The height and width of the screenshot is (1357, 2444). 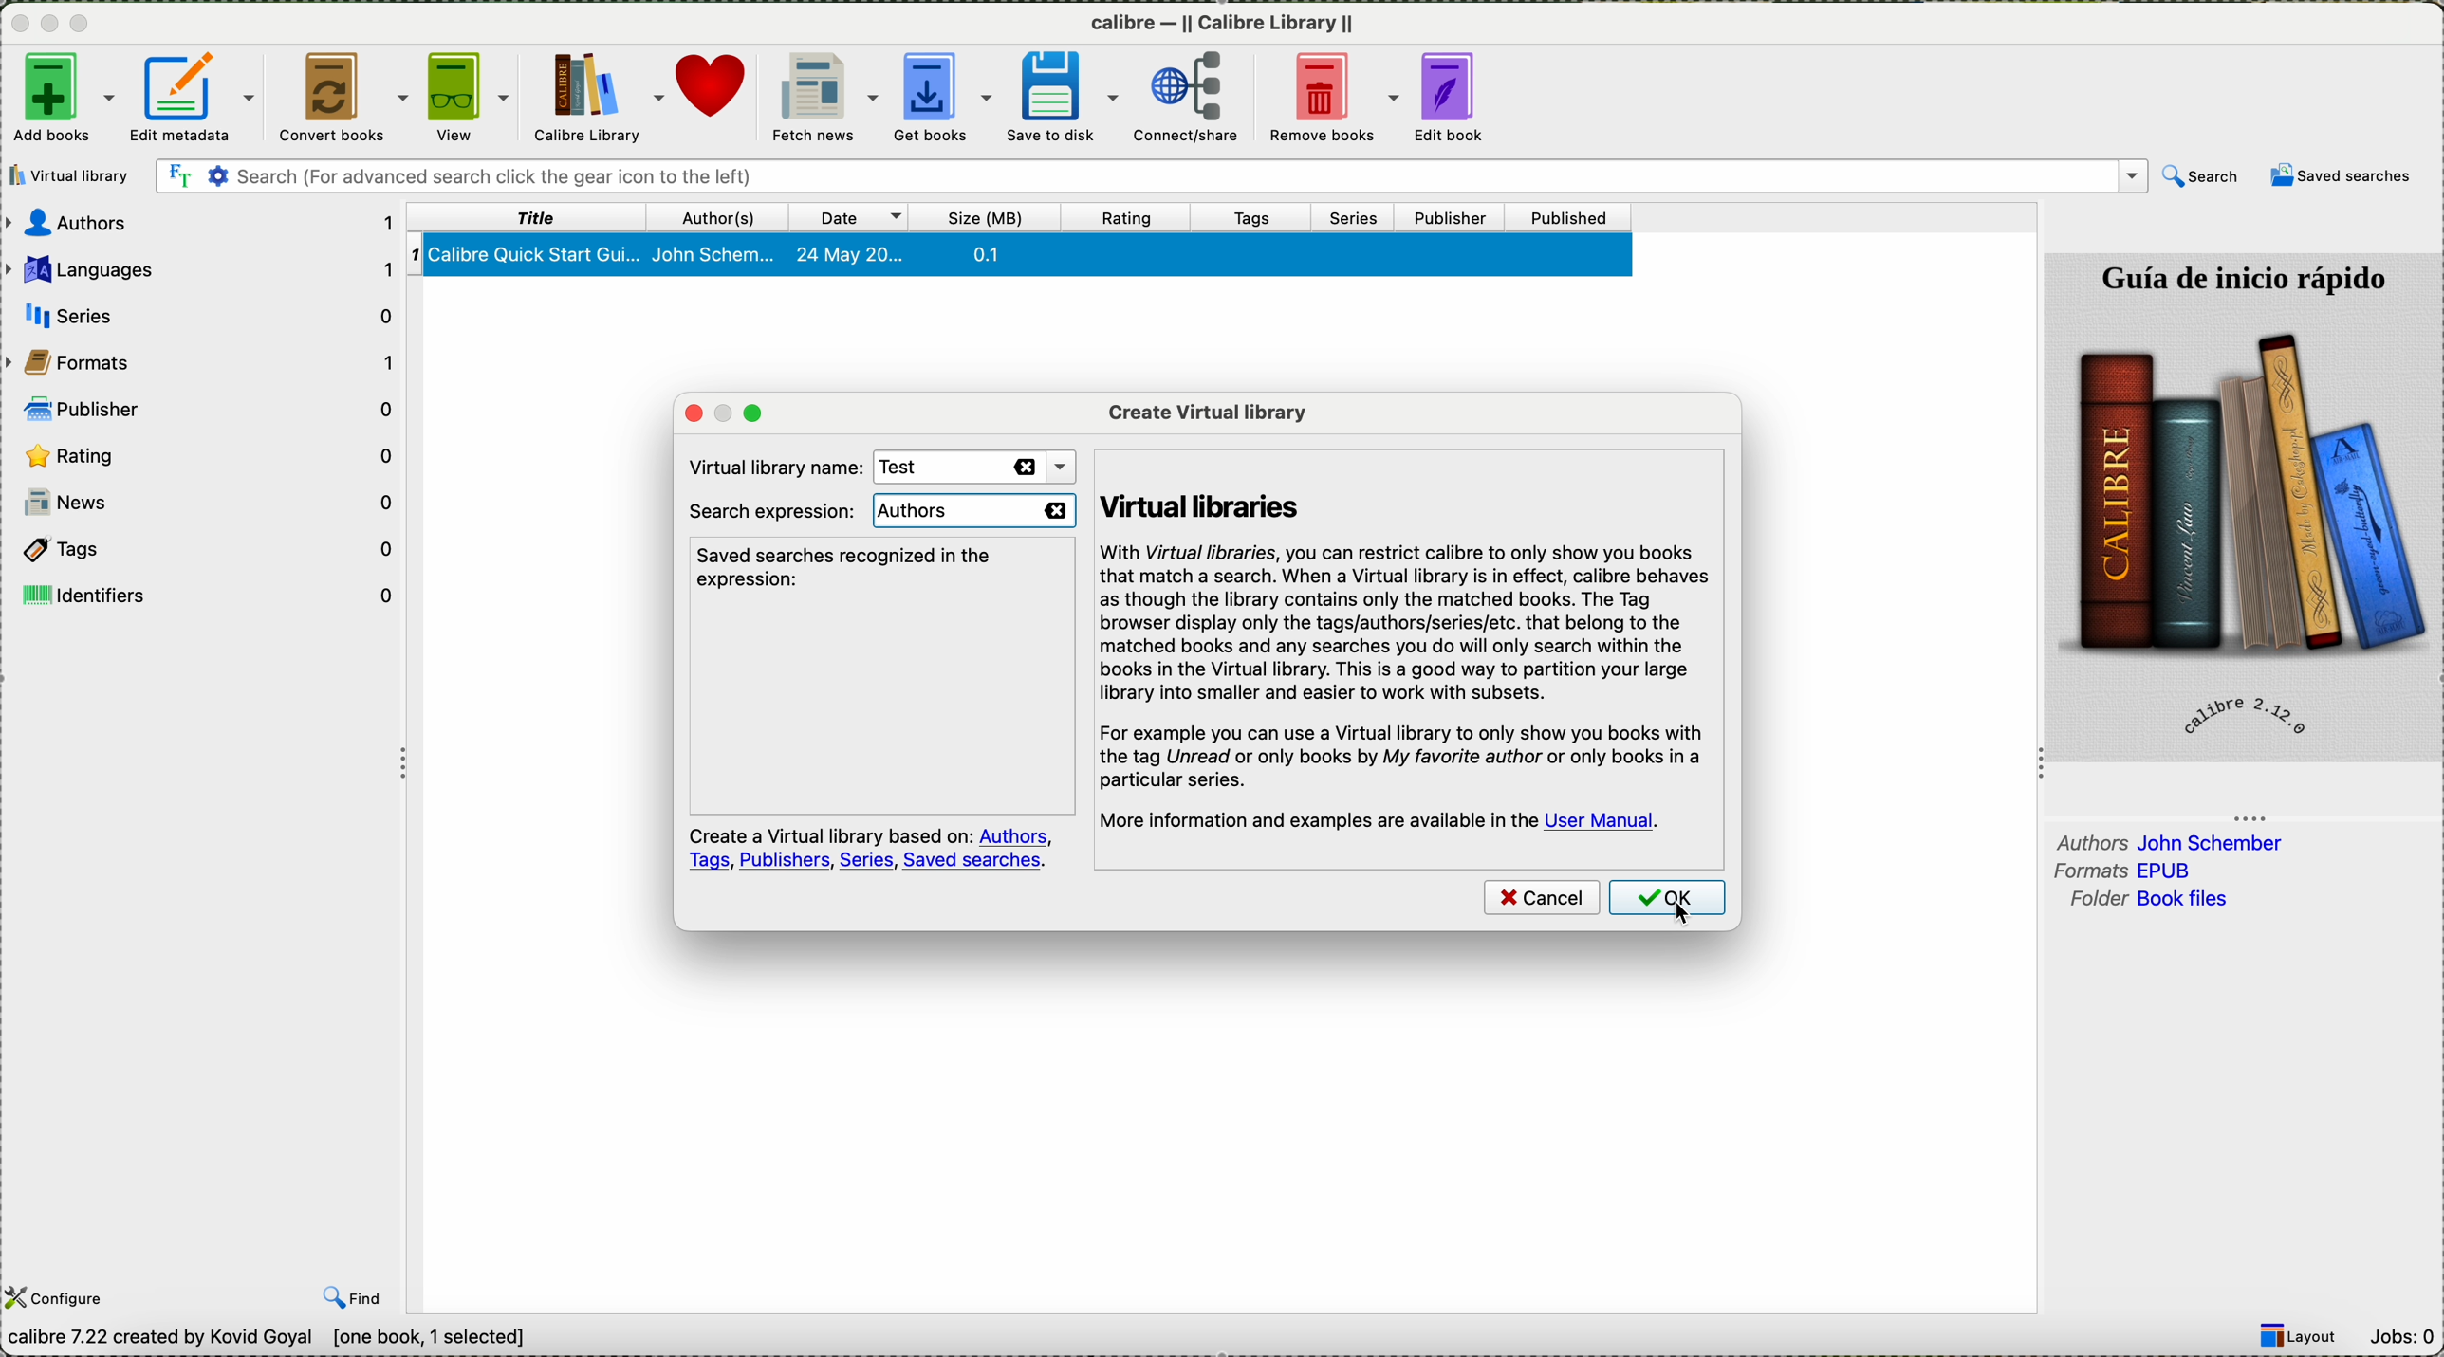 What do you see at coordinates (724, 216) in the screenshot?
I see `authors` at bounding box center [724, 216].